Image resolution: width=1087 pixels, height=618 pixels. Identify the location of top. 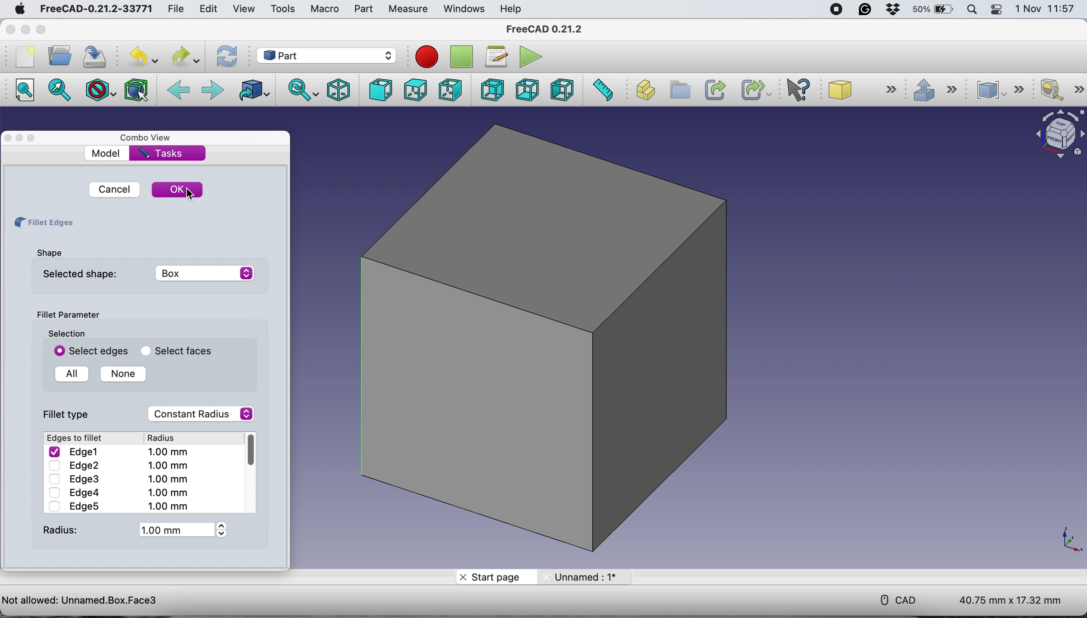
(415, 90).